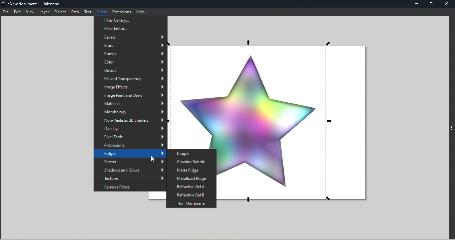 The width and height of the screenshot is (455, 240). I want to click on Refractive Gel A, so click(192, 187).